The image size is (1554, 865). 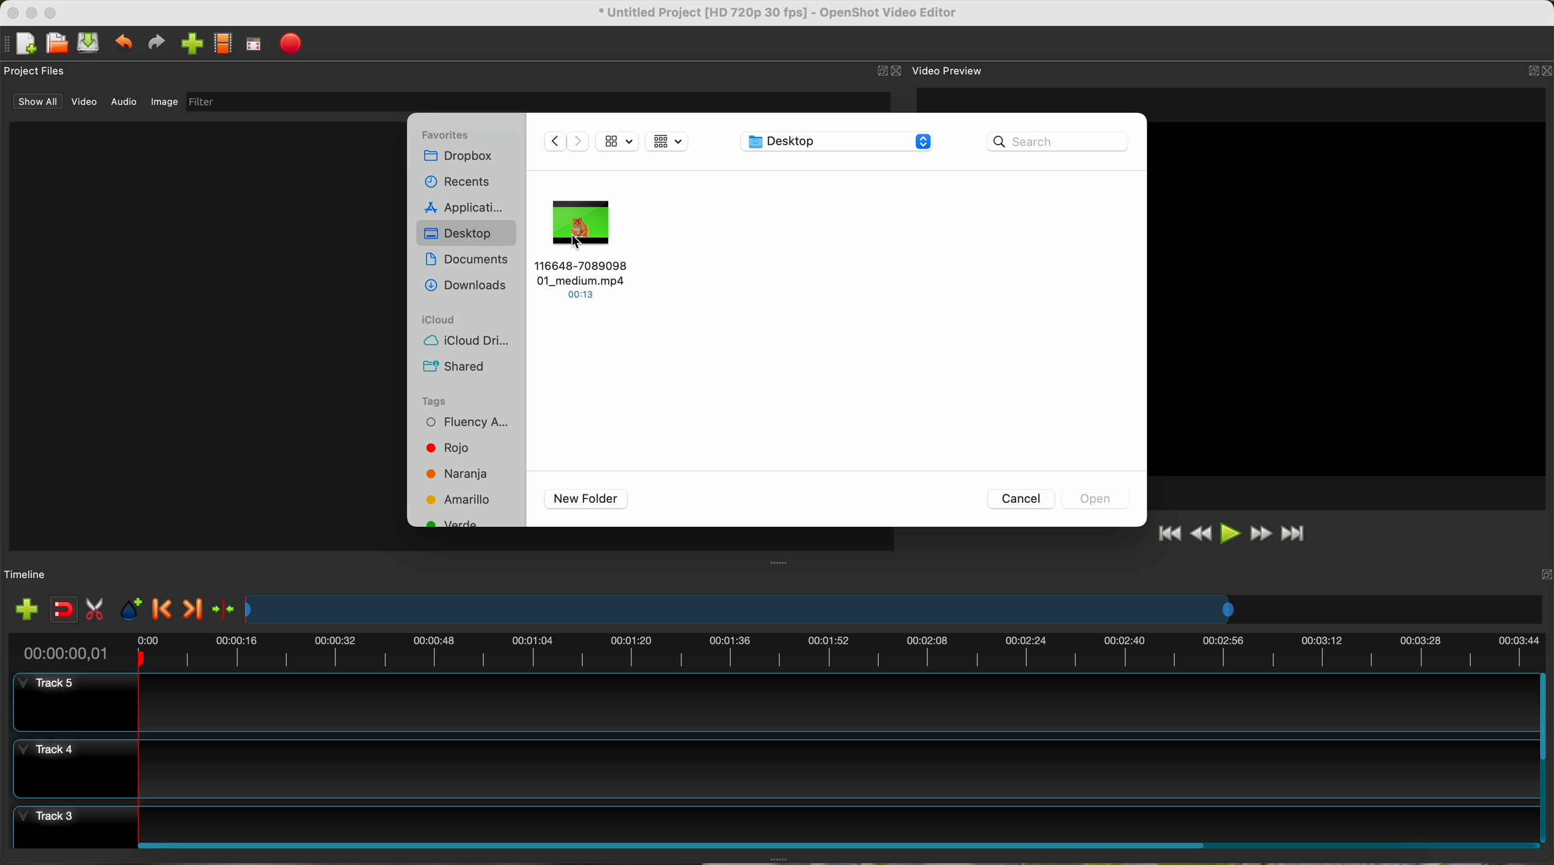 What do you see at coordinates (1020, 498) in the screenshot?
I see `cancel button` at bounding box center [1020, 498].